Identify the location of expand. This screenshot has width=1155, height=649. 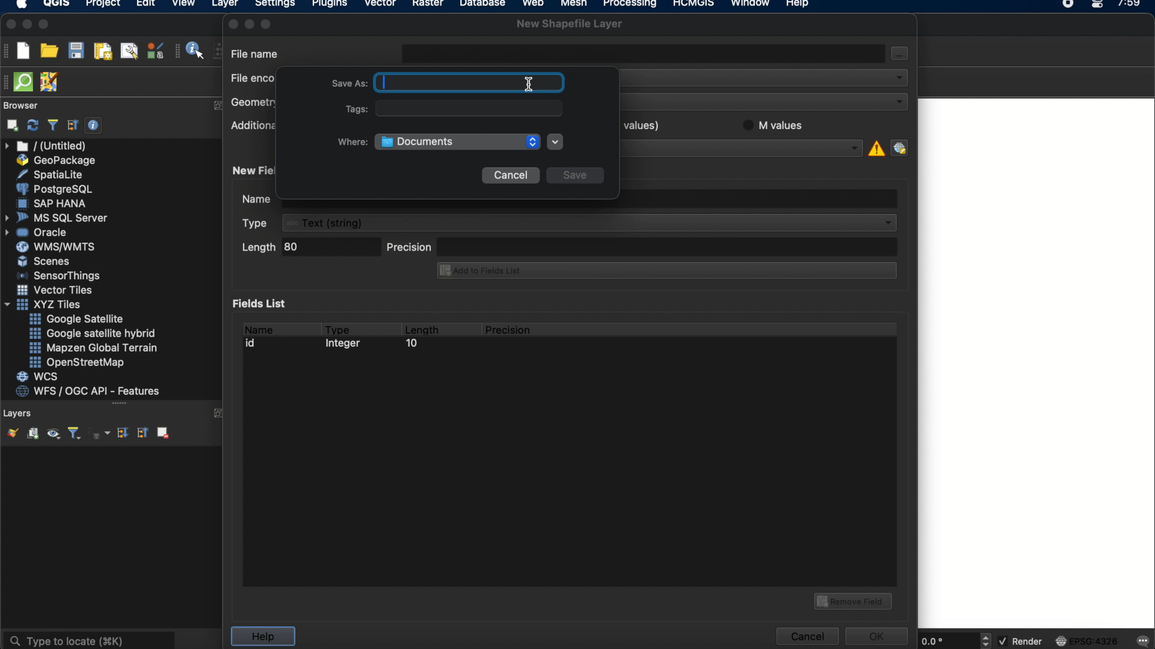
(219, 105).